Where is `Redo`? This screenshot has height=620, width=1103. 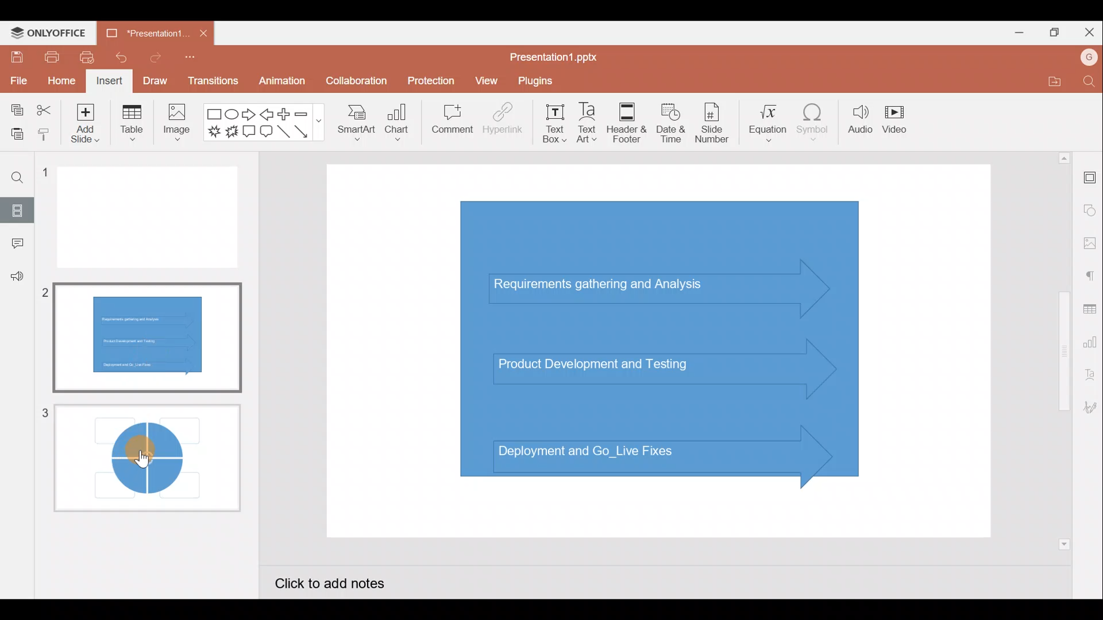 Redo is located at coordinates (152, 60).